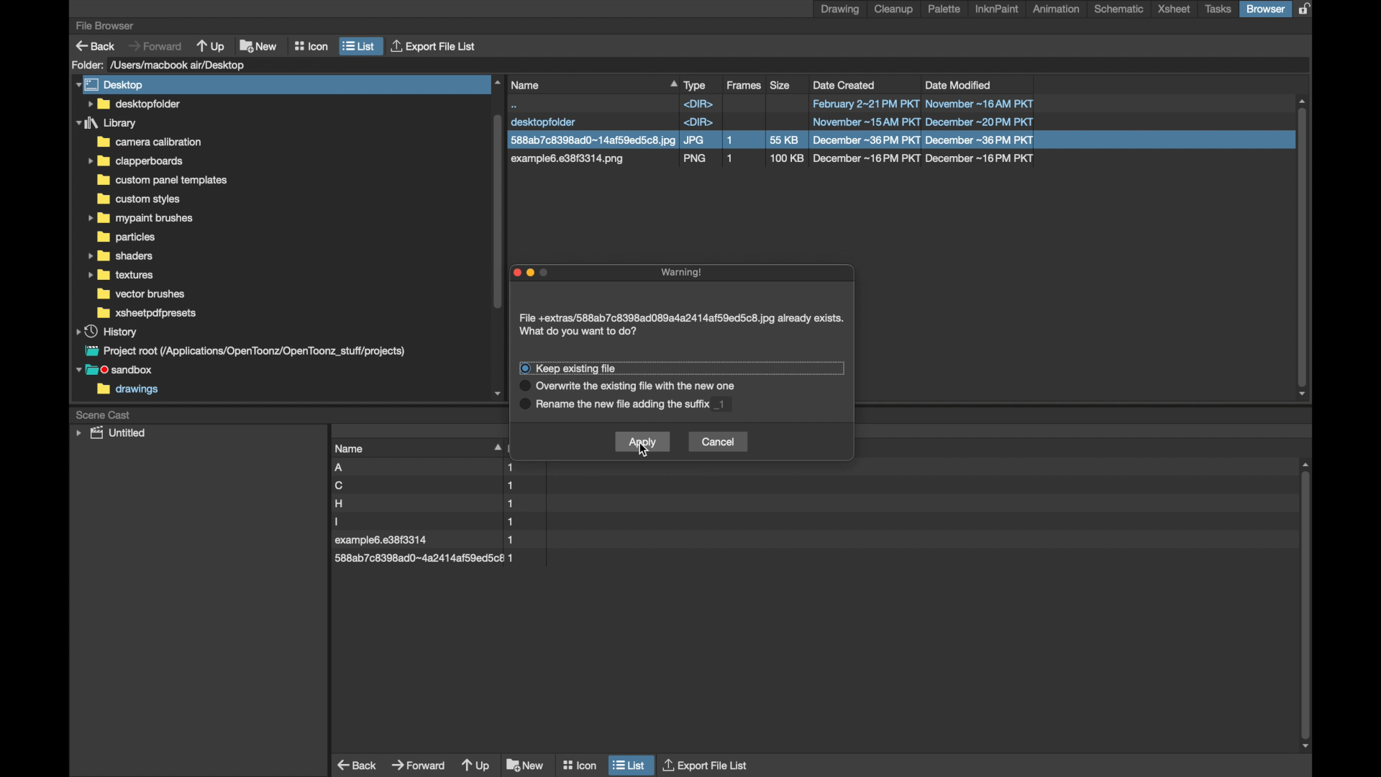  I want to click on file, so click(426, 486).